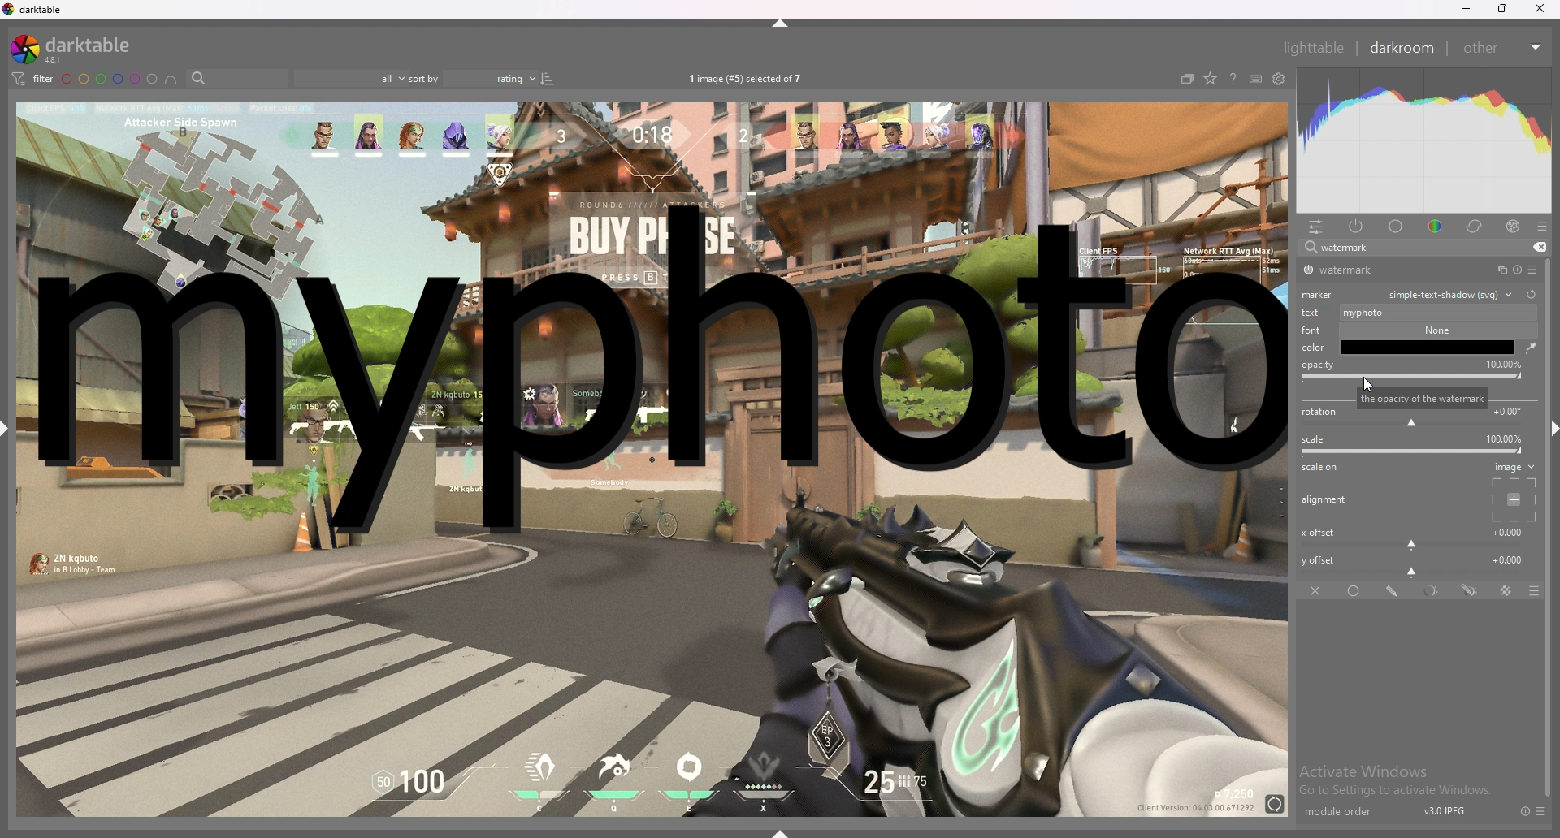 This screenshot has width=1560, height=838. What do you see at coordinates (782, 23) in the screenshot?
I see `hide` at bounding box center [782, 23].